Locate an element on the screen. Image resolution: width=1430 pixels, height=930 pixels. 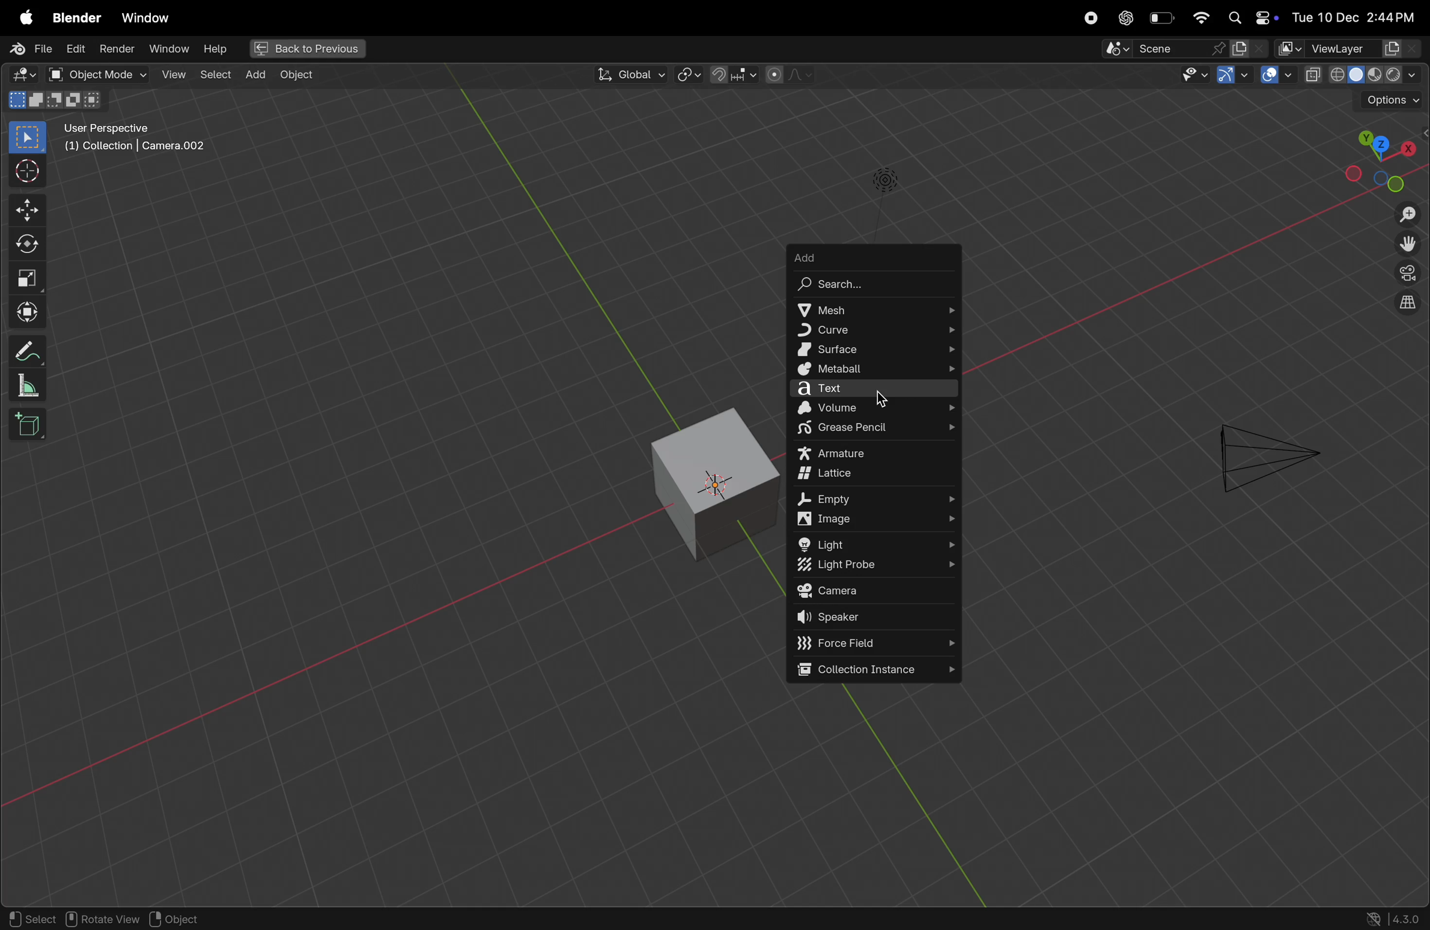
show gimzo is located at coordinates (1232, 77).